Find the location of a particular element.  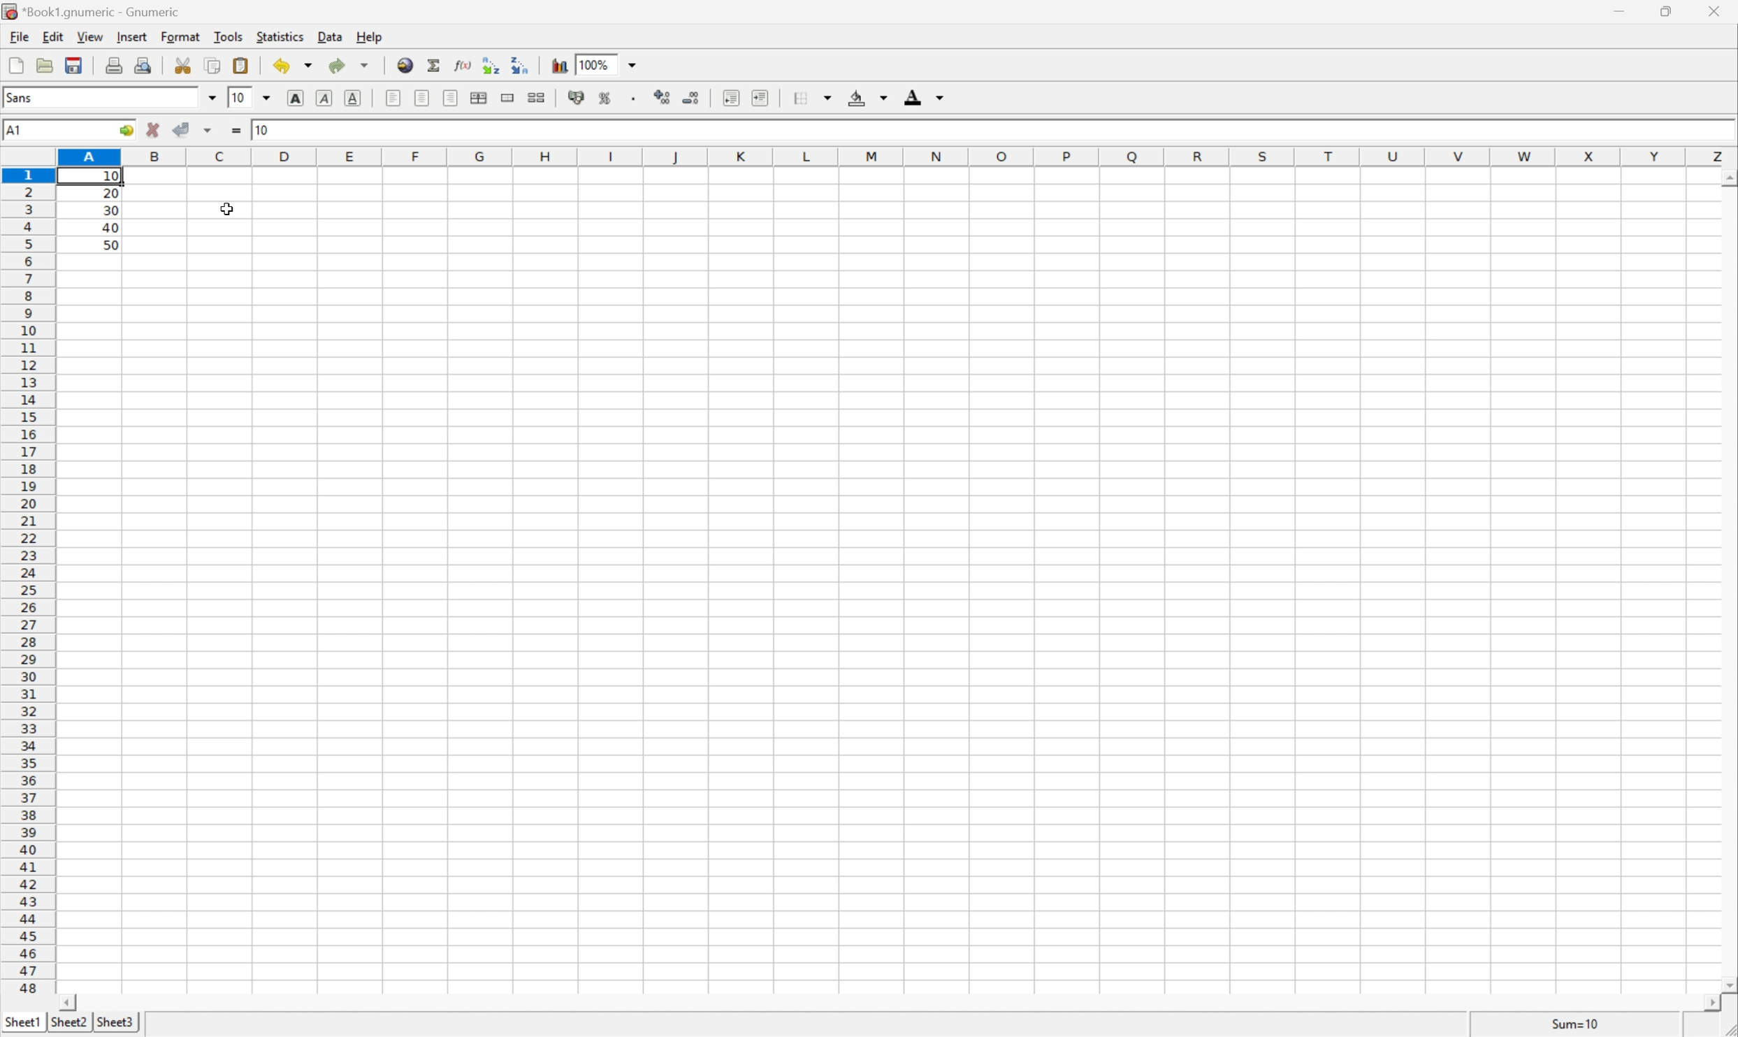

Format the selection as percentage is located at coordinates (605, 95).